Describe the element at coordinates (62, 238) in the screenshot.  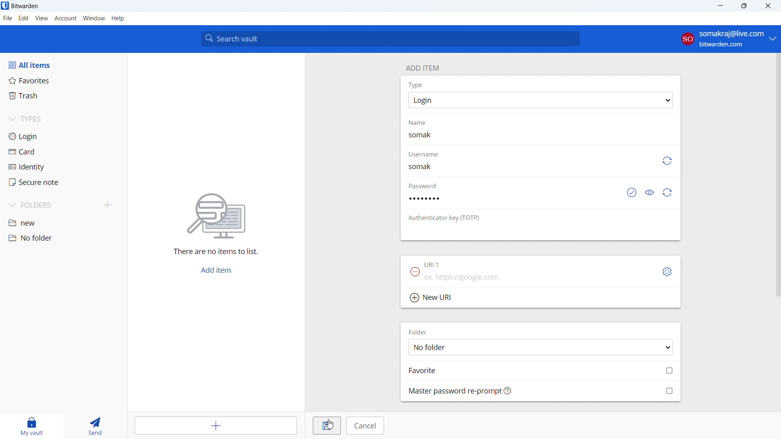
I see `no folder` at that location.